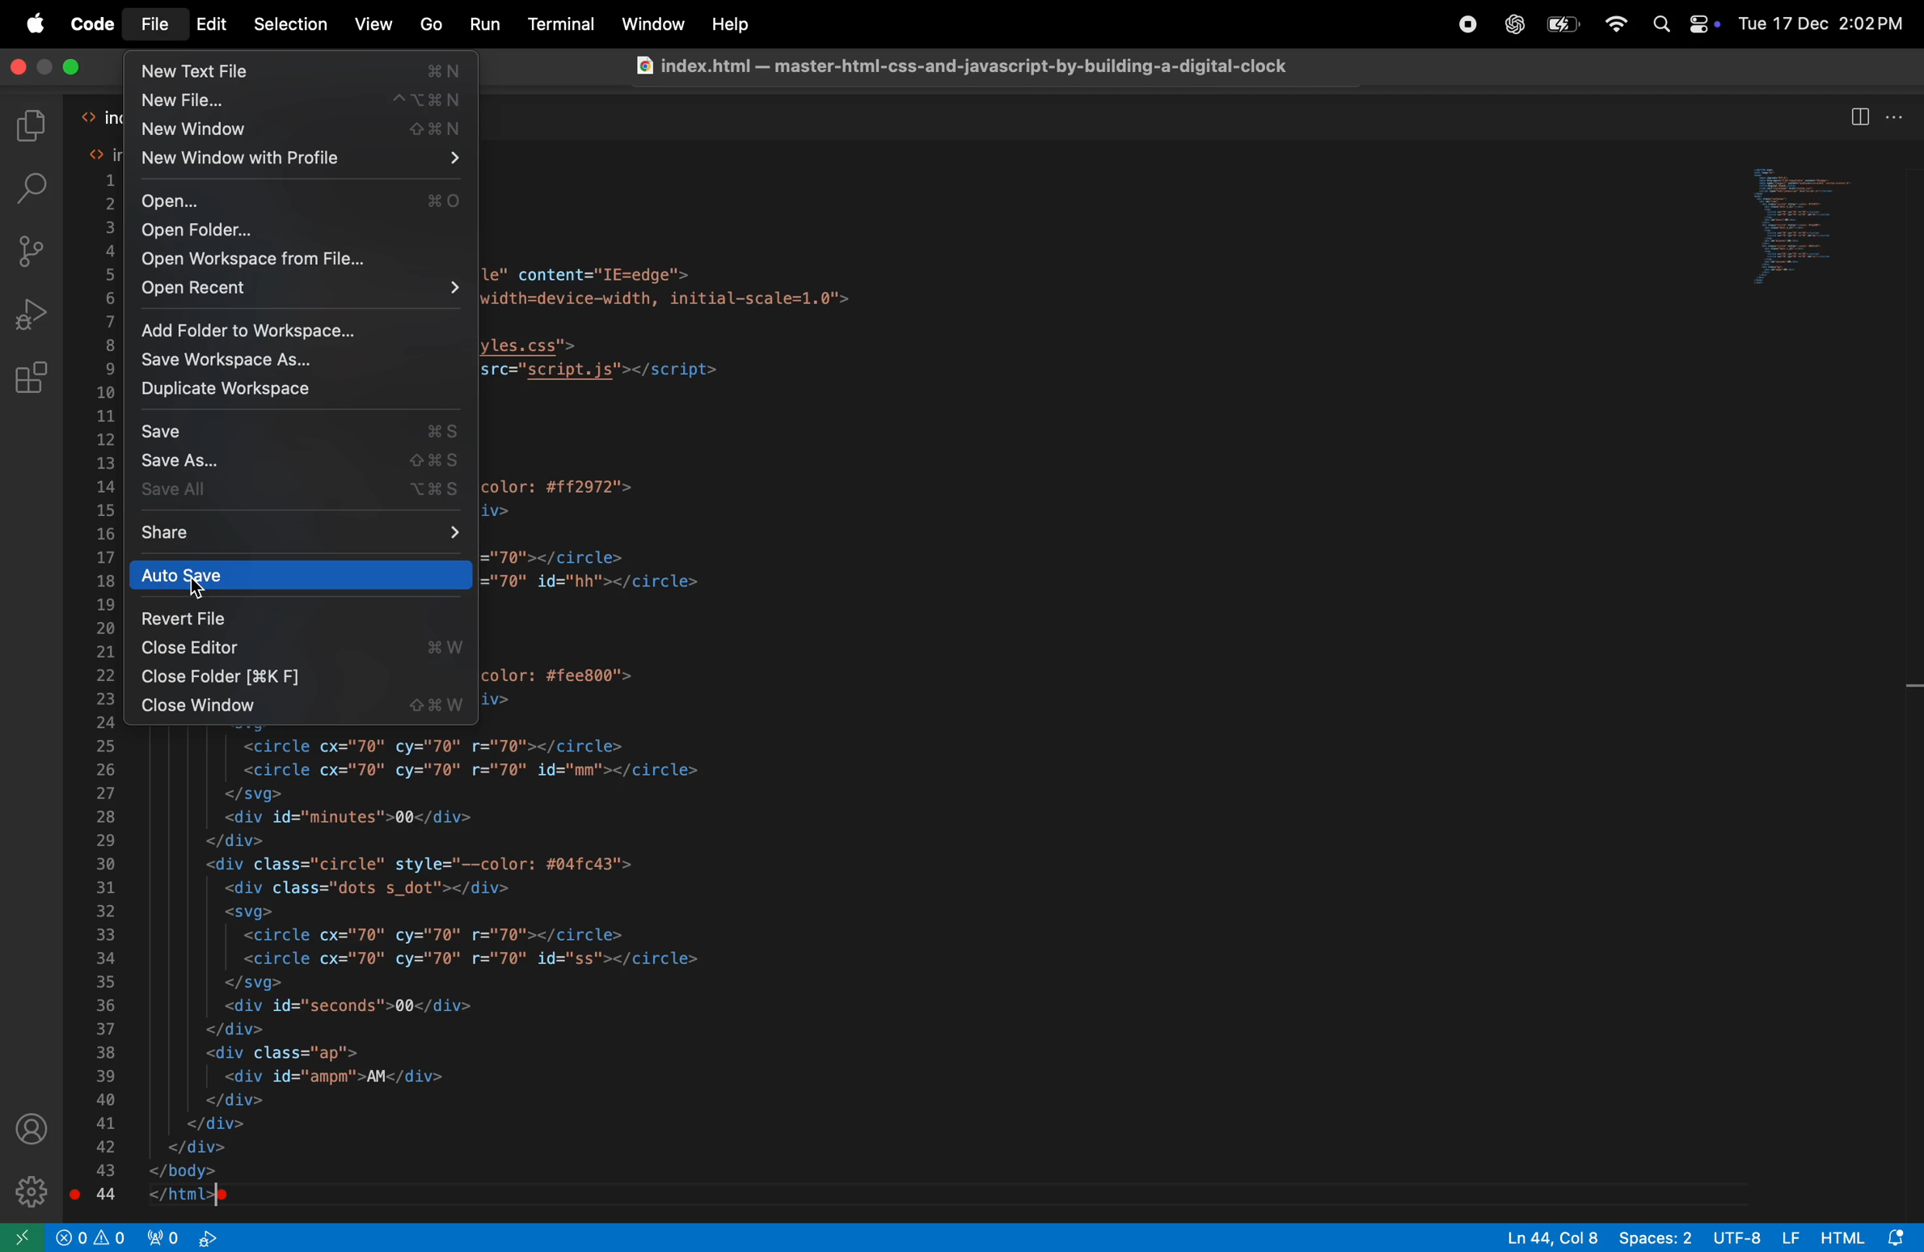  Describe the element at coordinates (36, 26) in the screenshot. I see `apple menu` at that location.